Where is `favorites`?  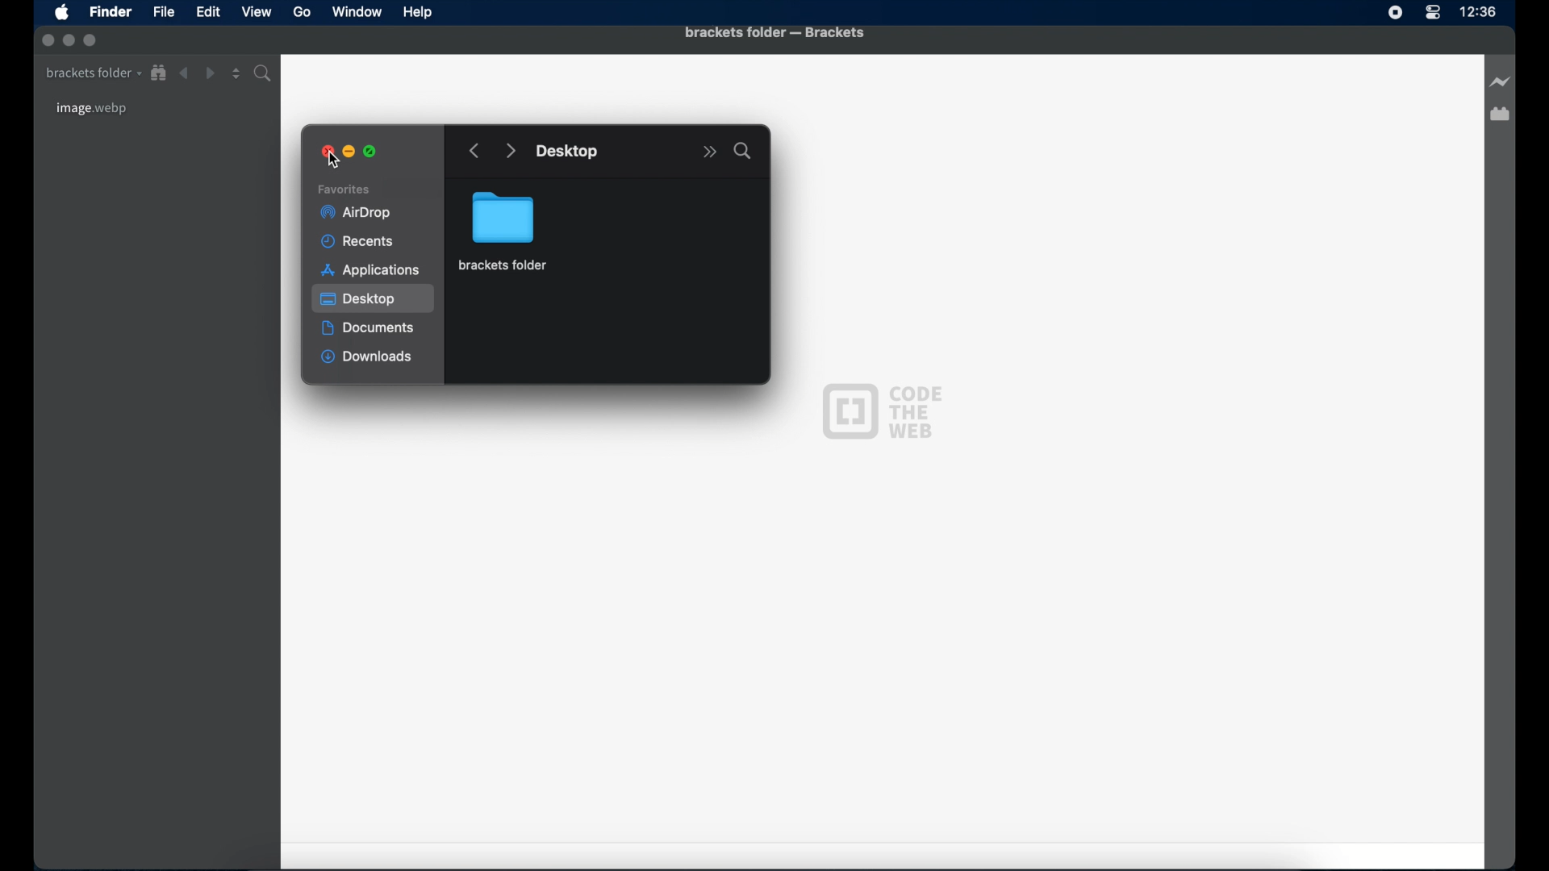
favorites is located at coordinates (344, 190).